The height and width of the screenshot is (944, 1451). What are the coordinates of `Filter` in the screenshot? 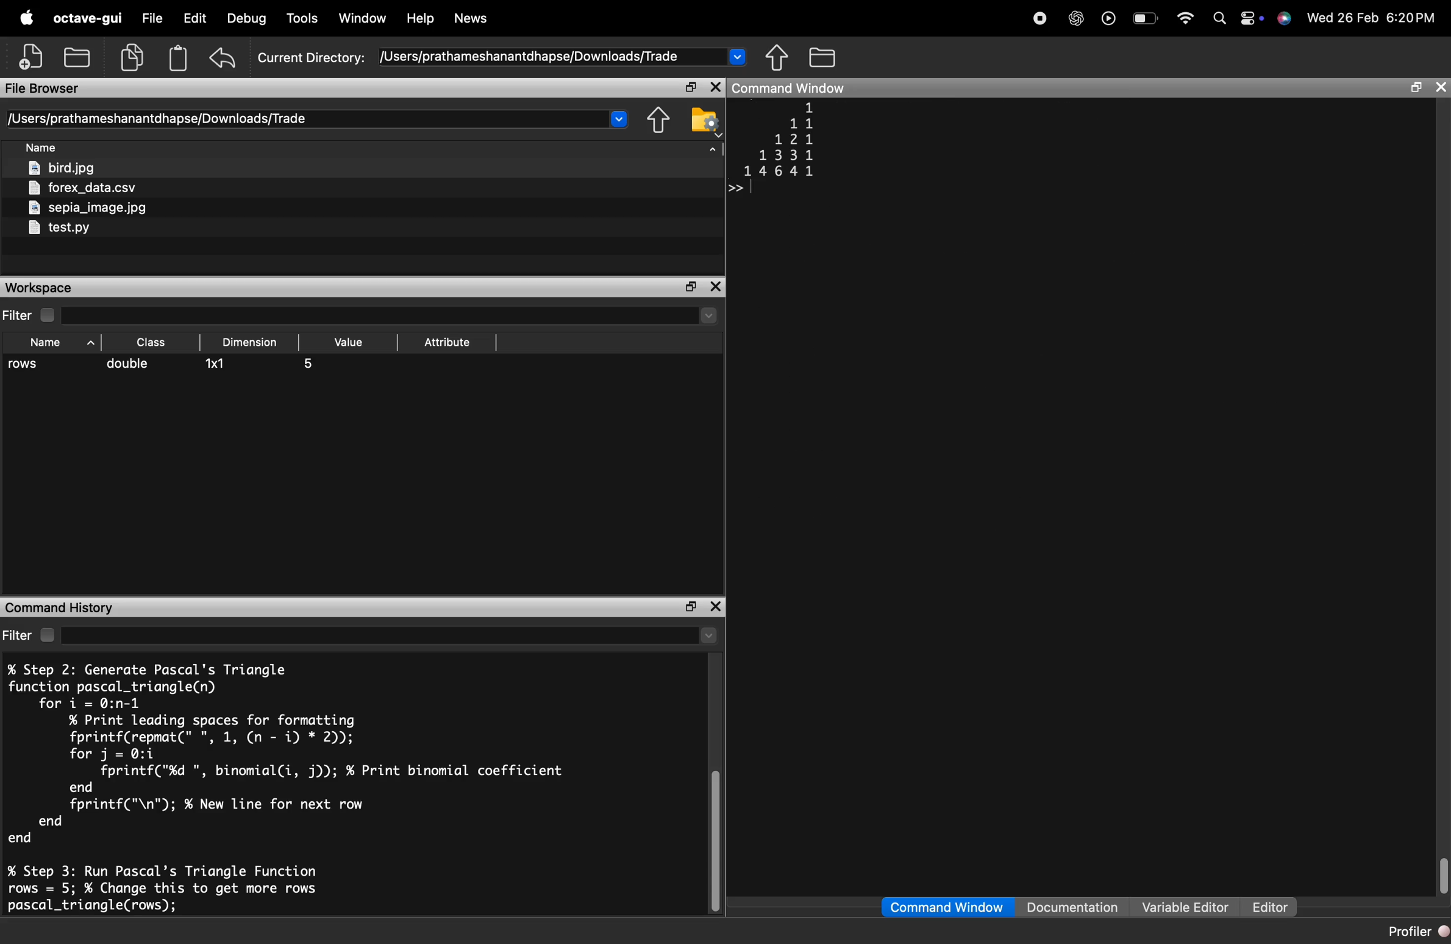 It's located at (34, 635).